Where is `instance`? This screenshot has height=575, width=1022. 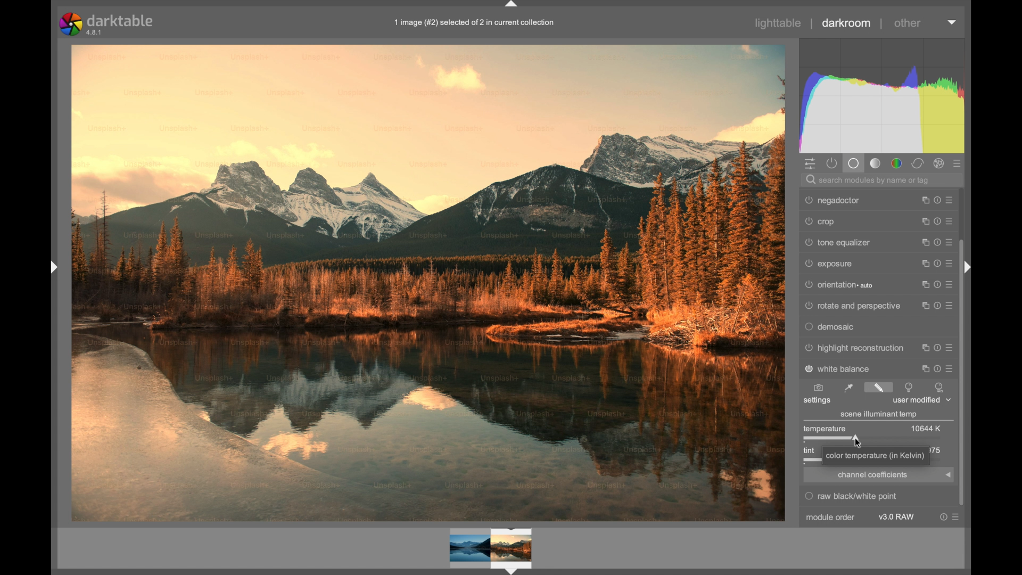
instance is located at coordinates (923, 325).